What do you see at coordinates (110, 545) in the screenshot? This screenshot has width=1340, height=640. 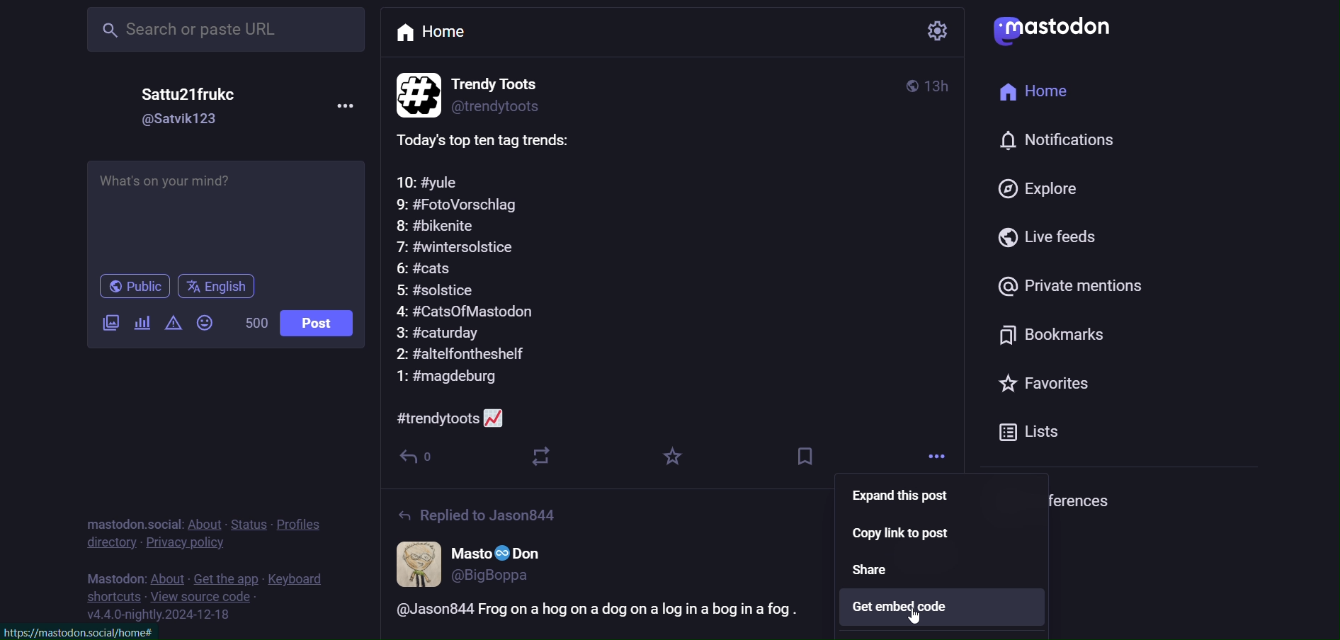 I see `directory` at bounding box center [110, 545].